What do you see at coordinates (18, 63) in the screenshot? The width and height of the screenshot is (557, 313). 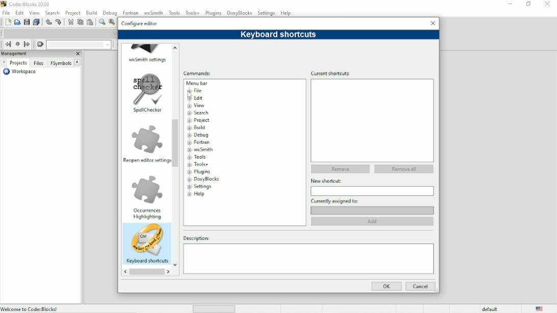 I see `Projects` at bounding box center [18, 63].